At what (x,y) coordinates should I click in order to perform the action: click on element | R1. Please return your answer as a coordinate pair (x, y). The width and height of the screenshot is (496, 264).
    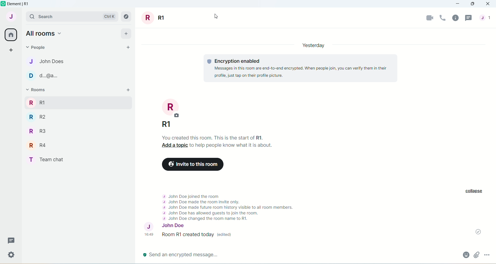
    Looking at the image, I should click on (21, 4).